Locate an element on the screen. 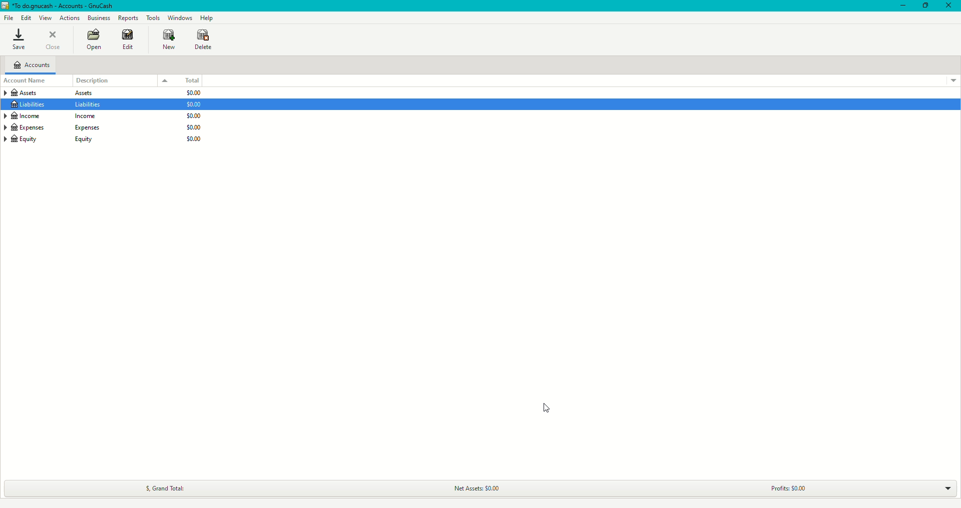 The image size is (961, 508). Total is located at coordinates (196, 80).